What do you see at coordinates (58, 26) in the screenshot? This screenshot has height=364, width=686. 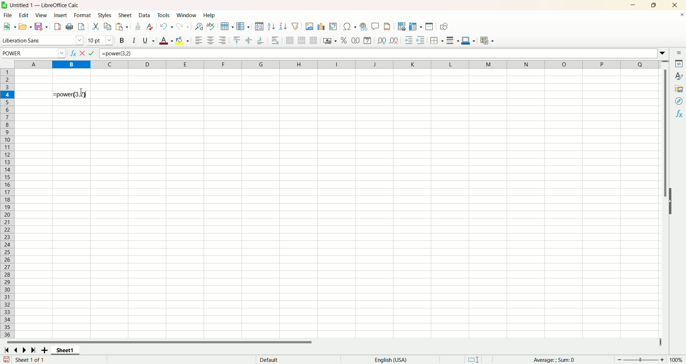 I see `export as PDF` at bounding box center [58, 26].